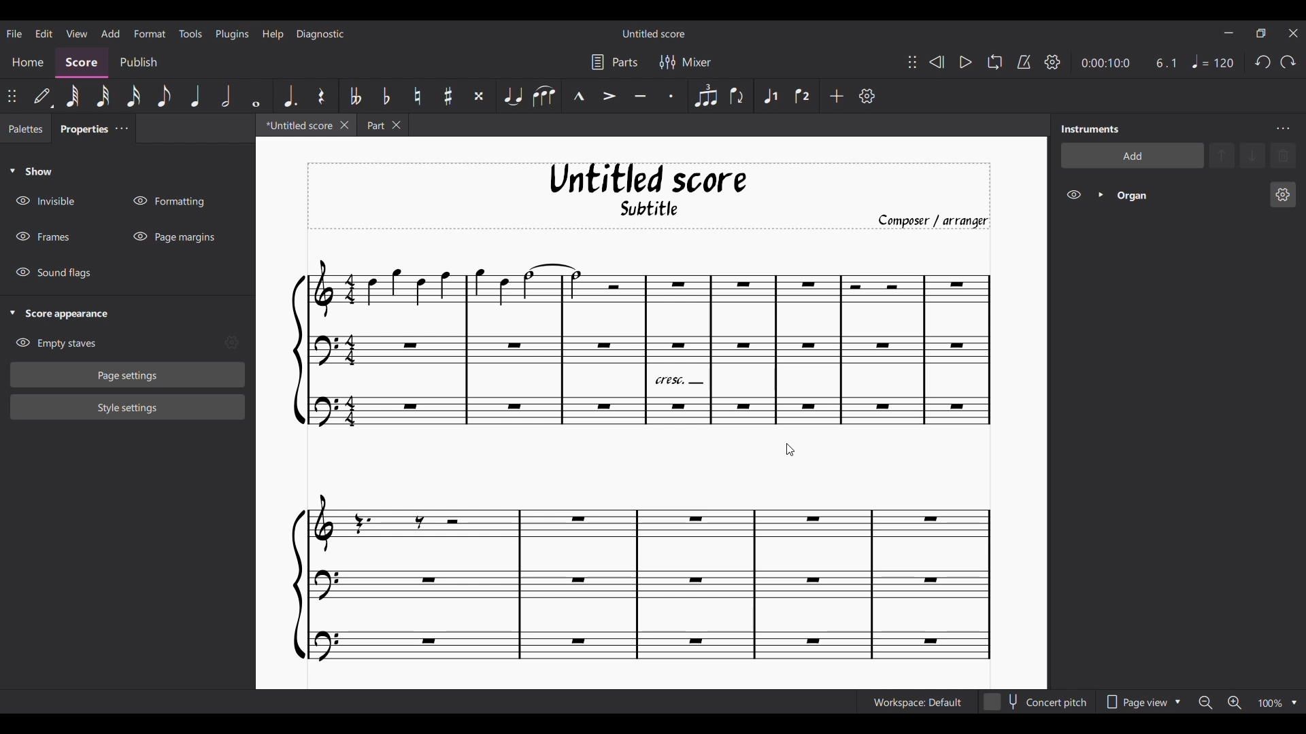 This screenshot has height=734, width=1306. What do you see at coordinates (321, 34) in the screenshot?
I see `Diagnostic menu` at bounding box center [321, 34].